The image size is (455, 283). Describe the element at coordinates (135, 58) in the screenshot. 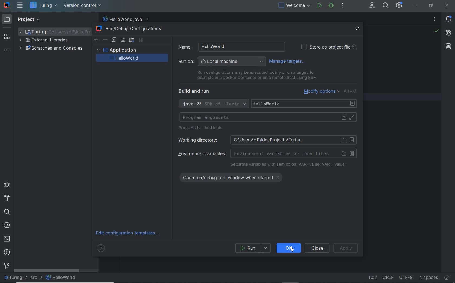

I see `HelloWorld` at that location.